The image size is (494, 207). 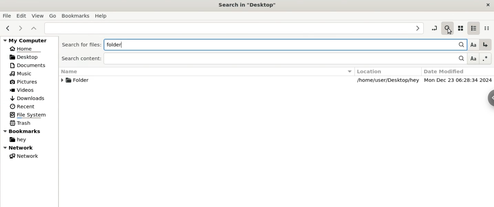 What do you see at coordinates (24, 131) in the screenshot?
I see `Bookmarks` at bounding box center [24, 131].